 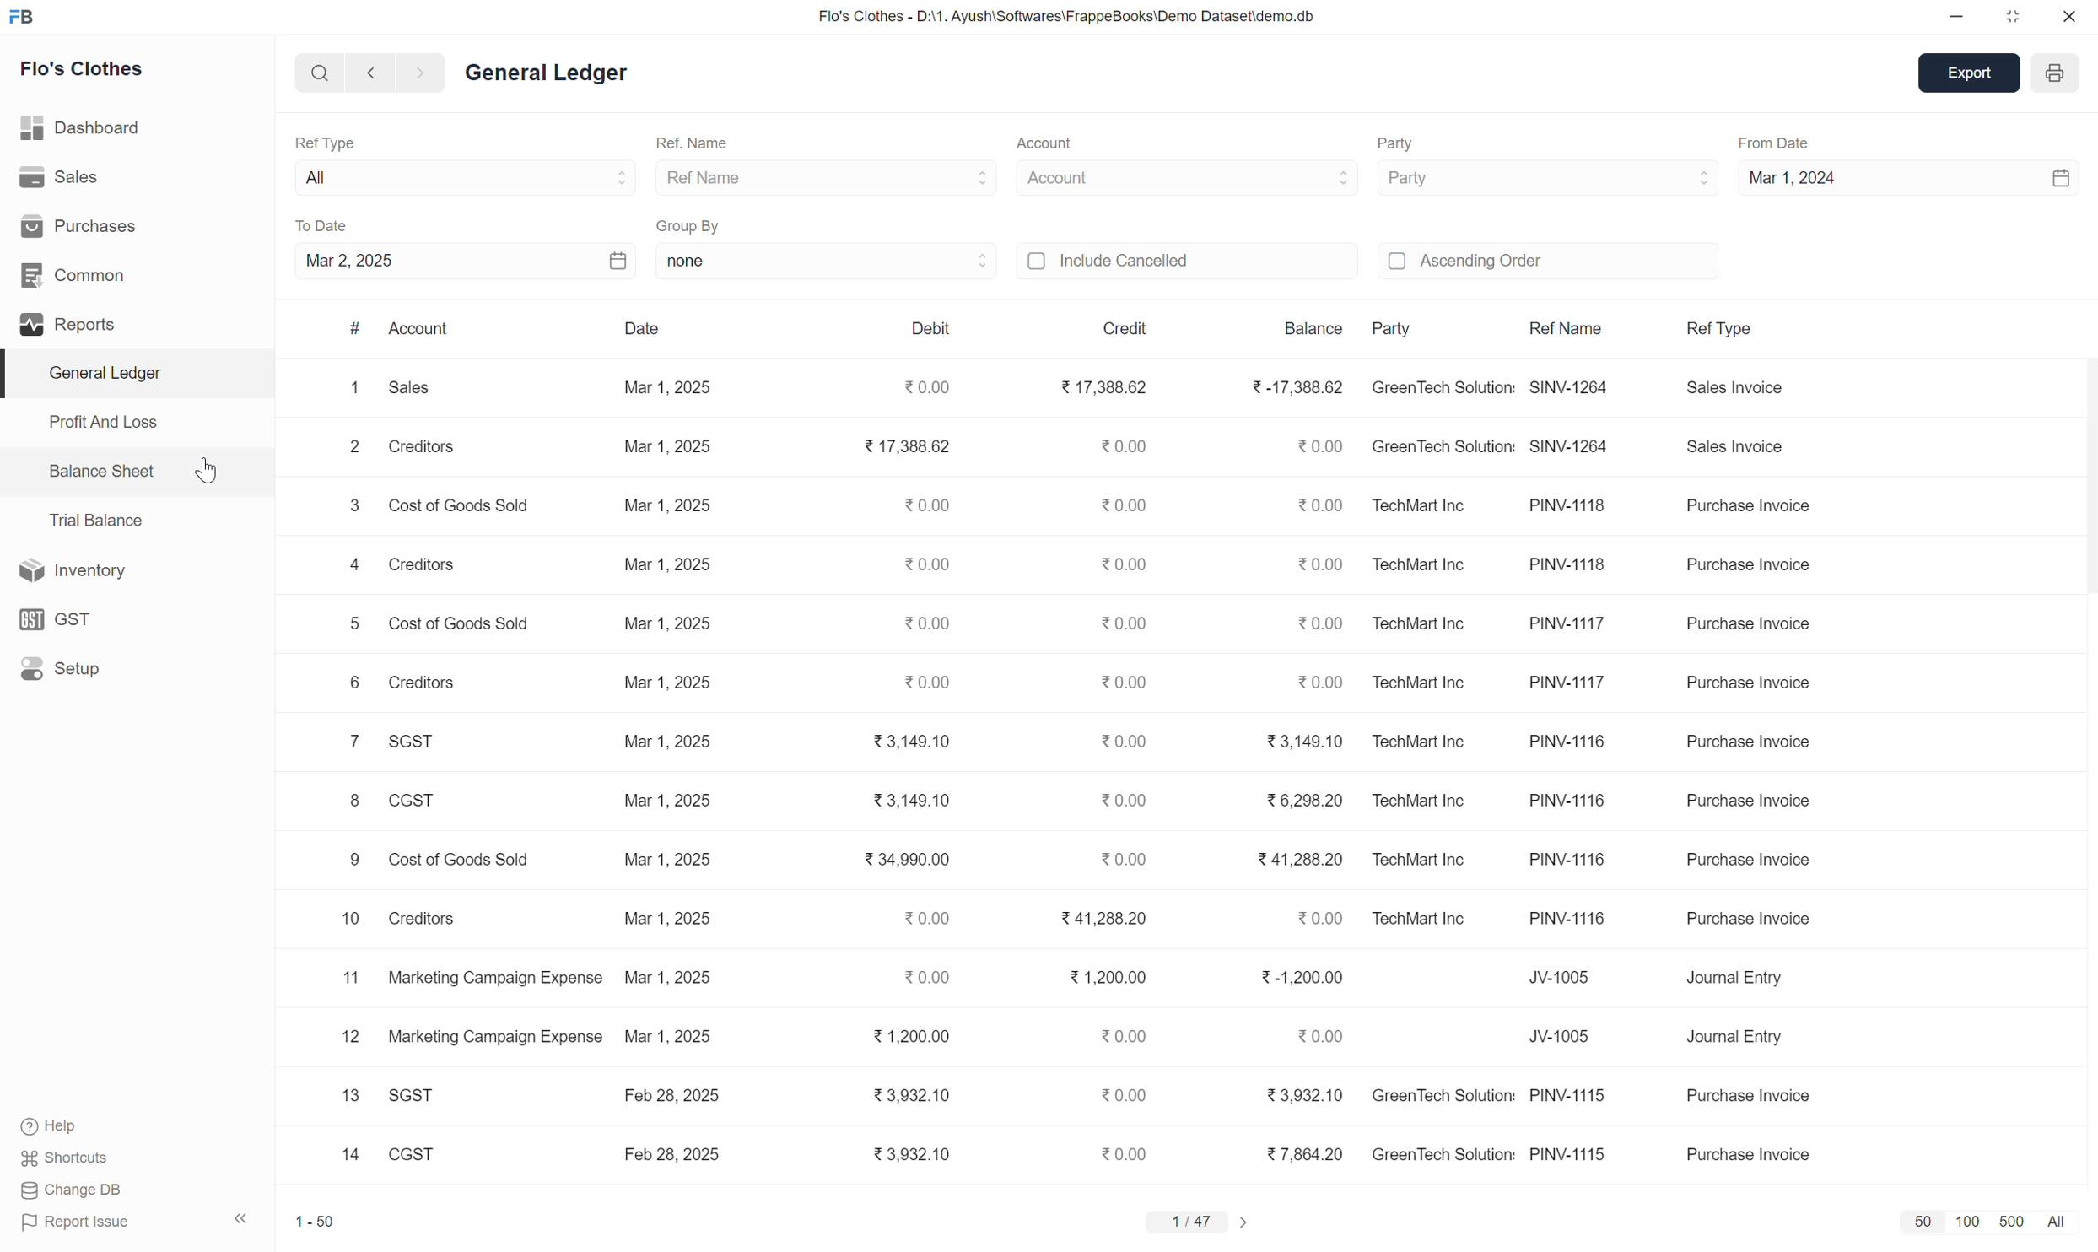 What do you see at coordinates (1558, 977) in the screenshot?
I see `JV 1005` at bounding box center [1558, 977].